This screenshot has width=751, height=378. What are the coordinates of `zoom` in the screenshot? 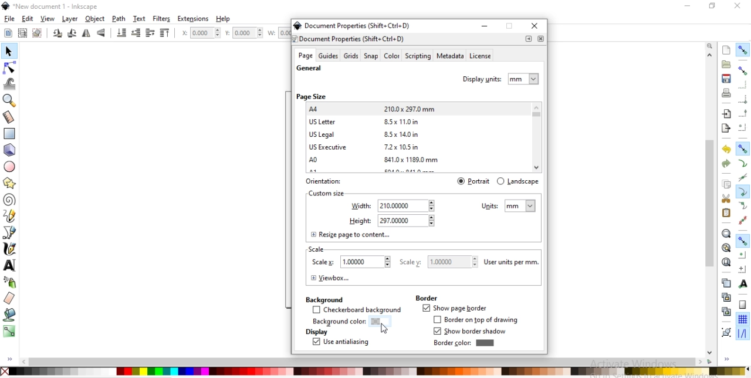 It's located at (711, 45).